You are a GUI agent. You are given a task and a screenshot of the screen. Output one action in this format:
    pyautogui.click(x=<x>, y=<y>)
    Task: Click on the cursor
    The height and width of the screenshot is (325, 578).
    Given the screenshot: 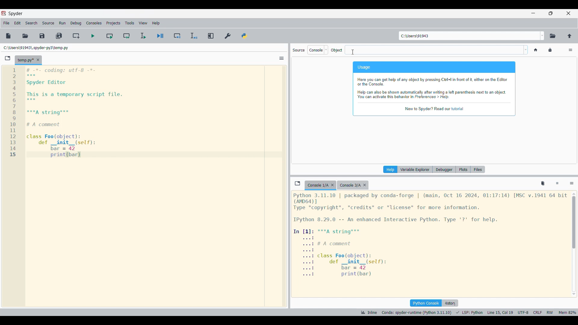 What is the action you would take?
    pyautogui.click(x=354, y=51)
    